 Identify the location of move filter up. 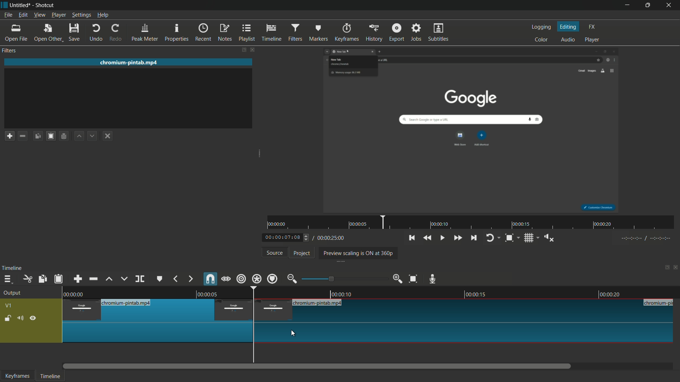
(79, 136).